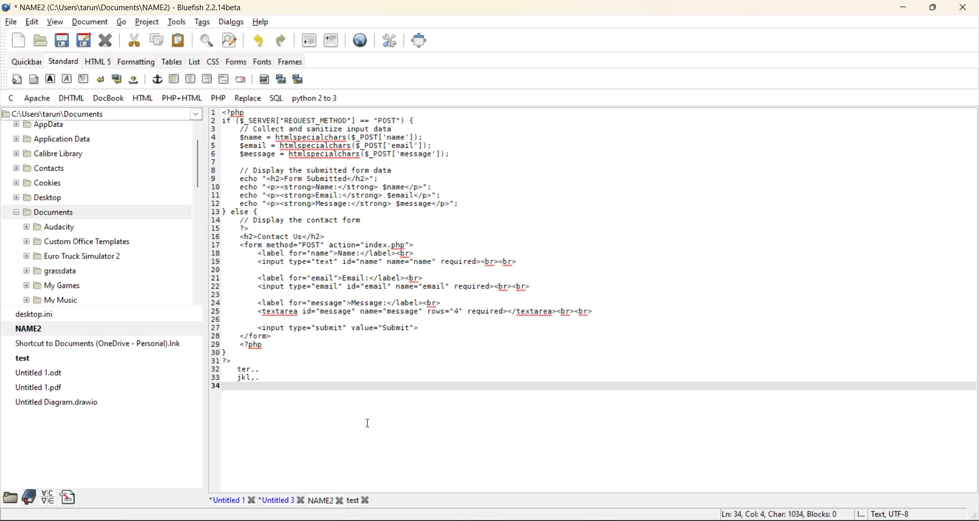 Image resolution: width=979 pixels, height=521 pixels. I want to click on dialogs, so click(231, 23).